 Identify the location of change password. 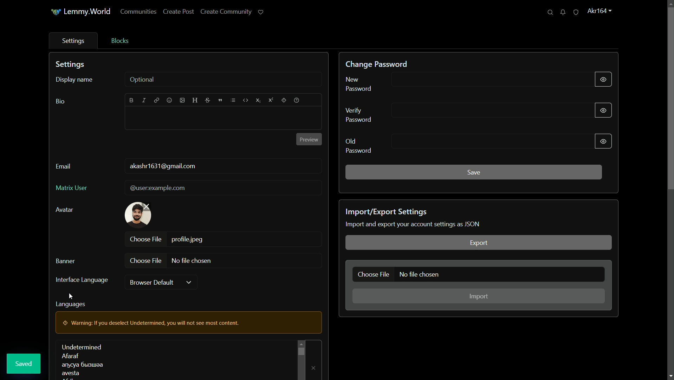
(378, 64).